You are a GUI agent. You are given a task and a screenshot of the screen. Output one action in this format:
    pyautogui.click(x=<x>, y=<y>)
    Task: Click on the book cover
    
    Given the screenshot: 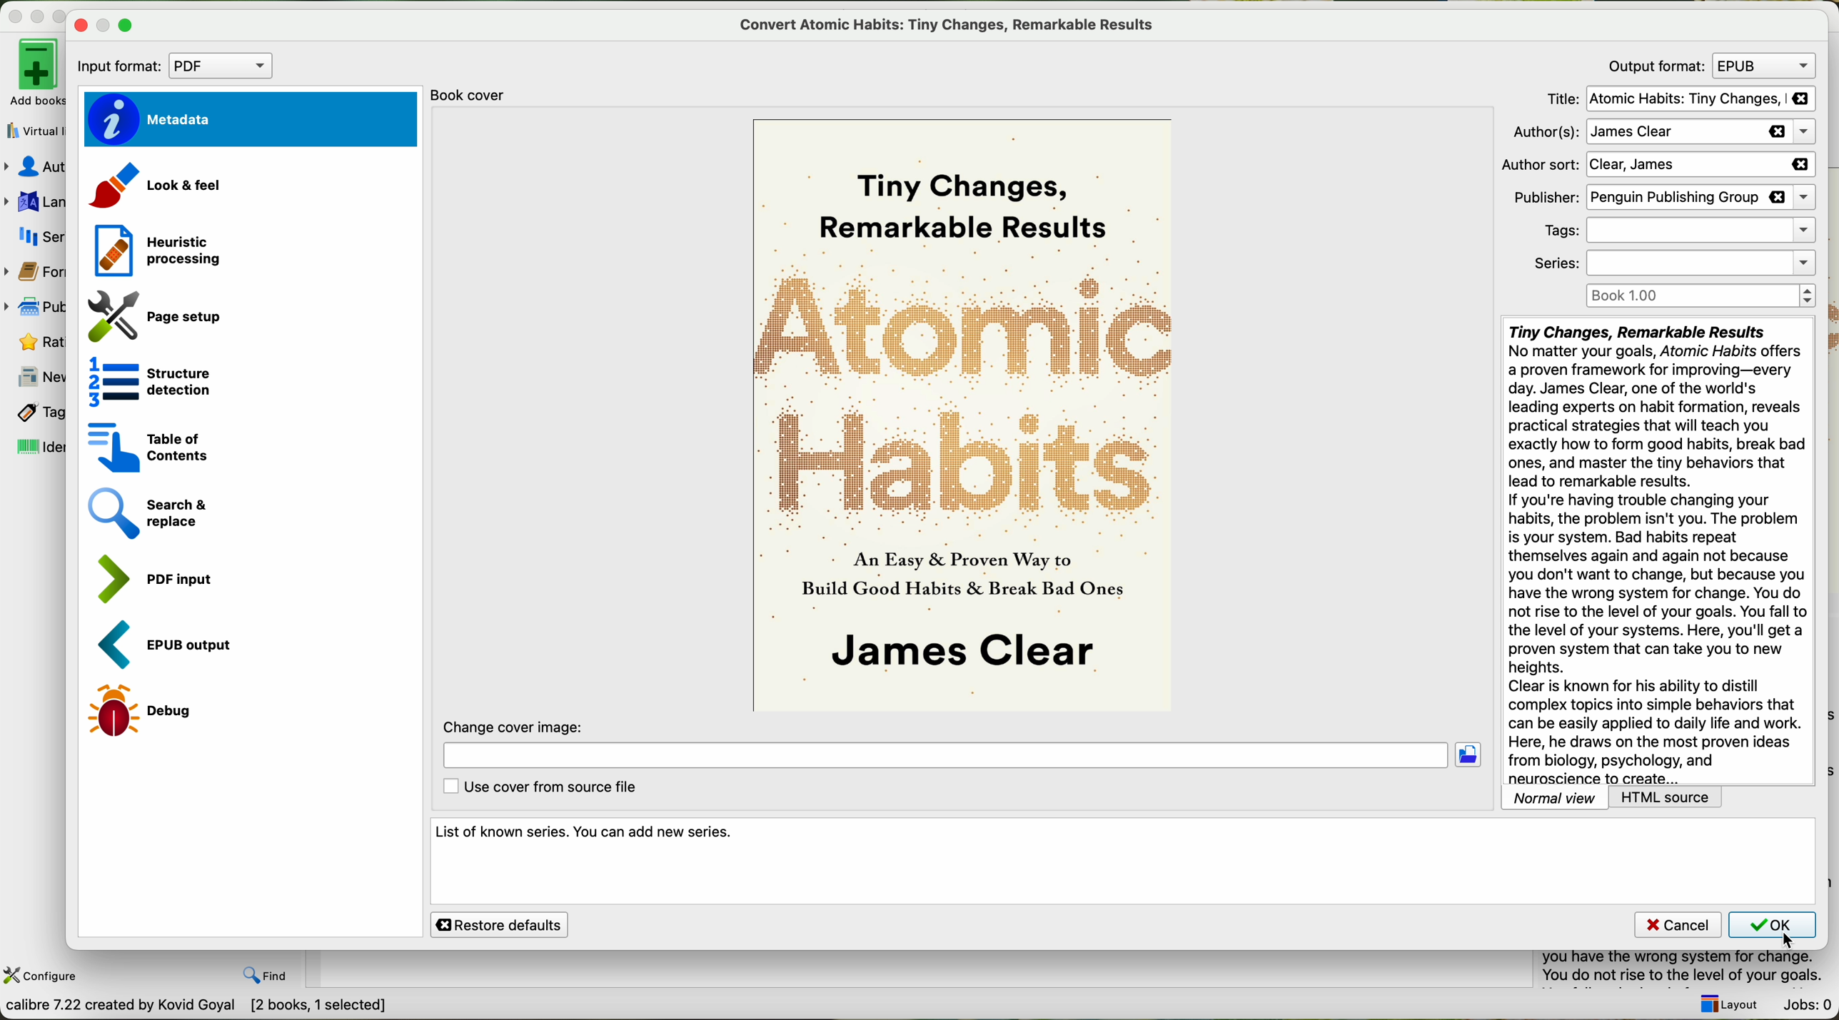 What is the action you would take?
    pyautogui.click(x=965, y=415)
    